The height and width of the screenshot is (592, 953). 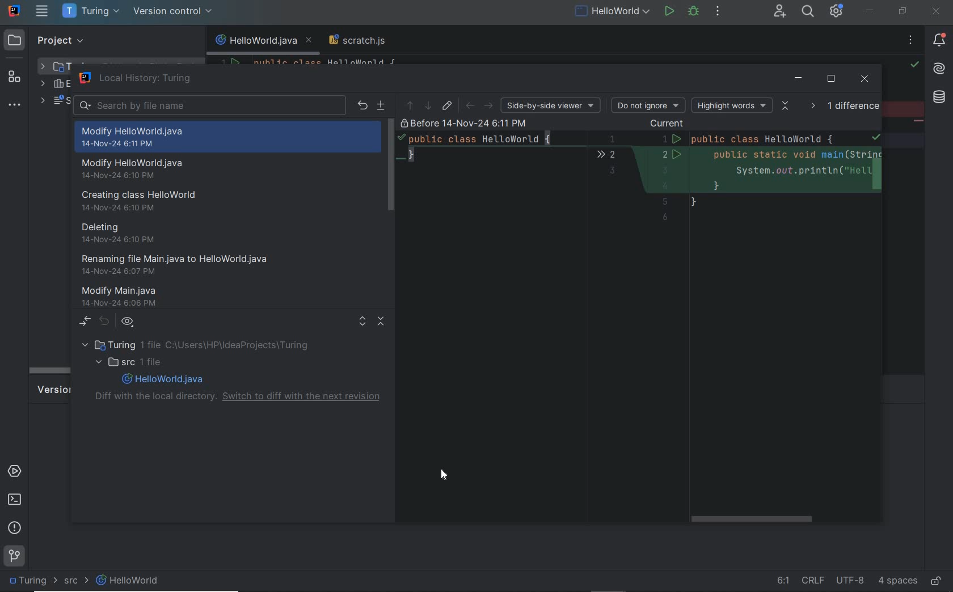 I want to click on create path, so click(x=382, y=106).